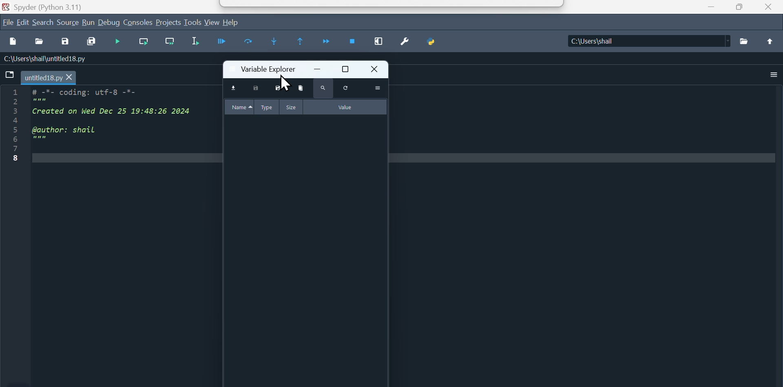 The width and height of the screenshot is (783, 387). Describe the element at coordinates (87, 23) in the screenshot. I see `Build` at that location.